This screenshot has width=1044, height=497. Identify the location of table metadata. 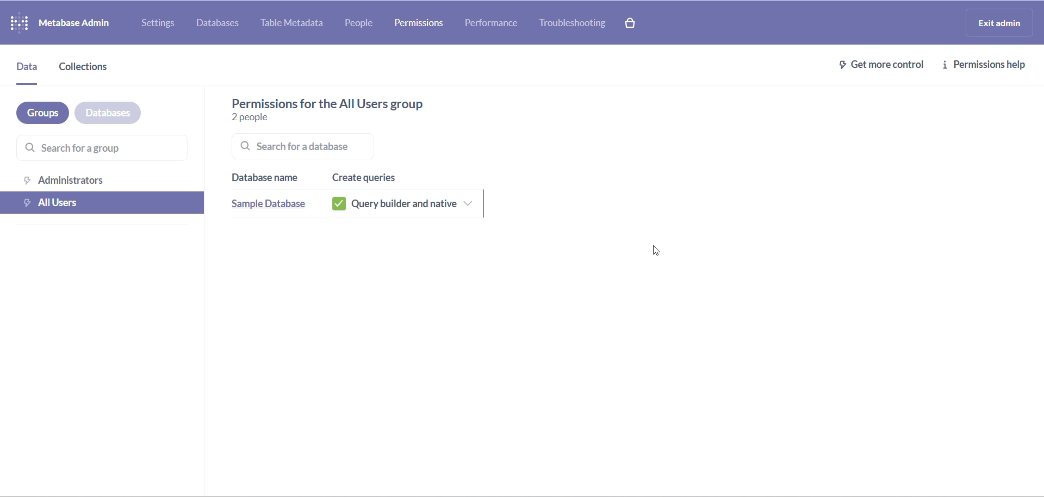
(296, 24).